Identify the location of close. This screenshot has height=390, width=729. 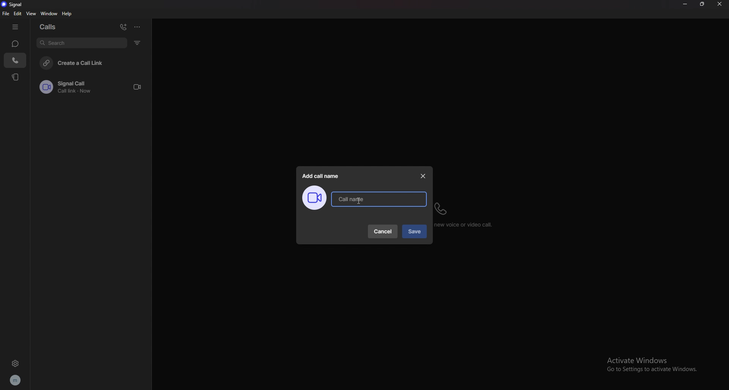
(720, 4).